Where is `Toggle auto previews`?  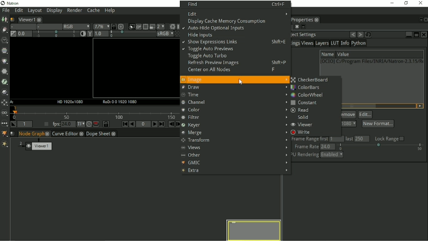 Toggle auto previews is located at coordinates (208, 49).